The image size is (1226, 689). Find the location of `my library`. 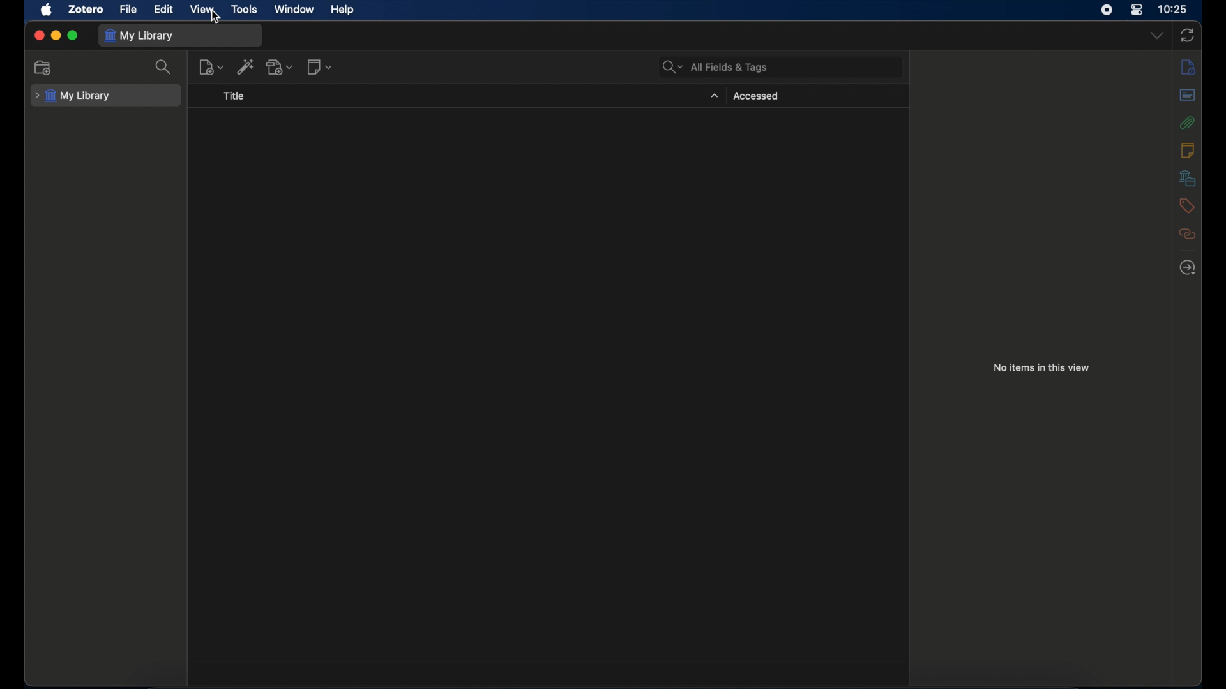

my library is located at coordinates (72, 96).